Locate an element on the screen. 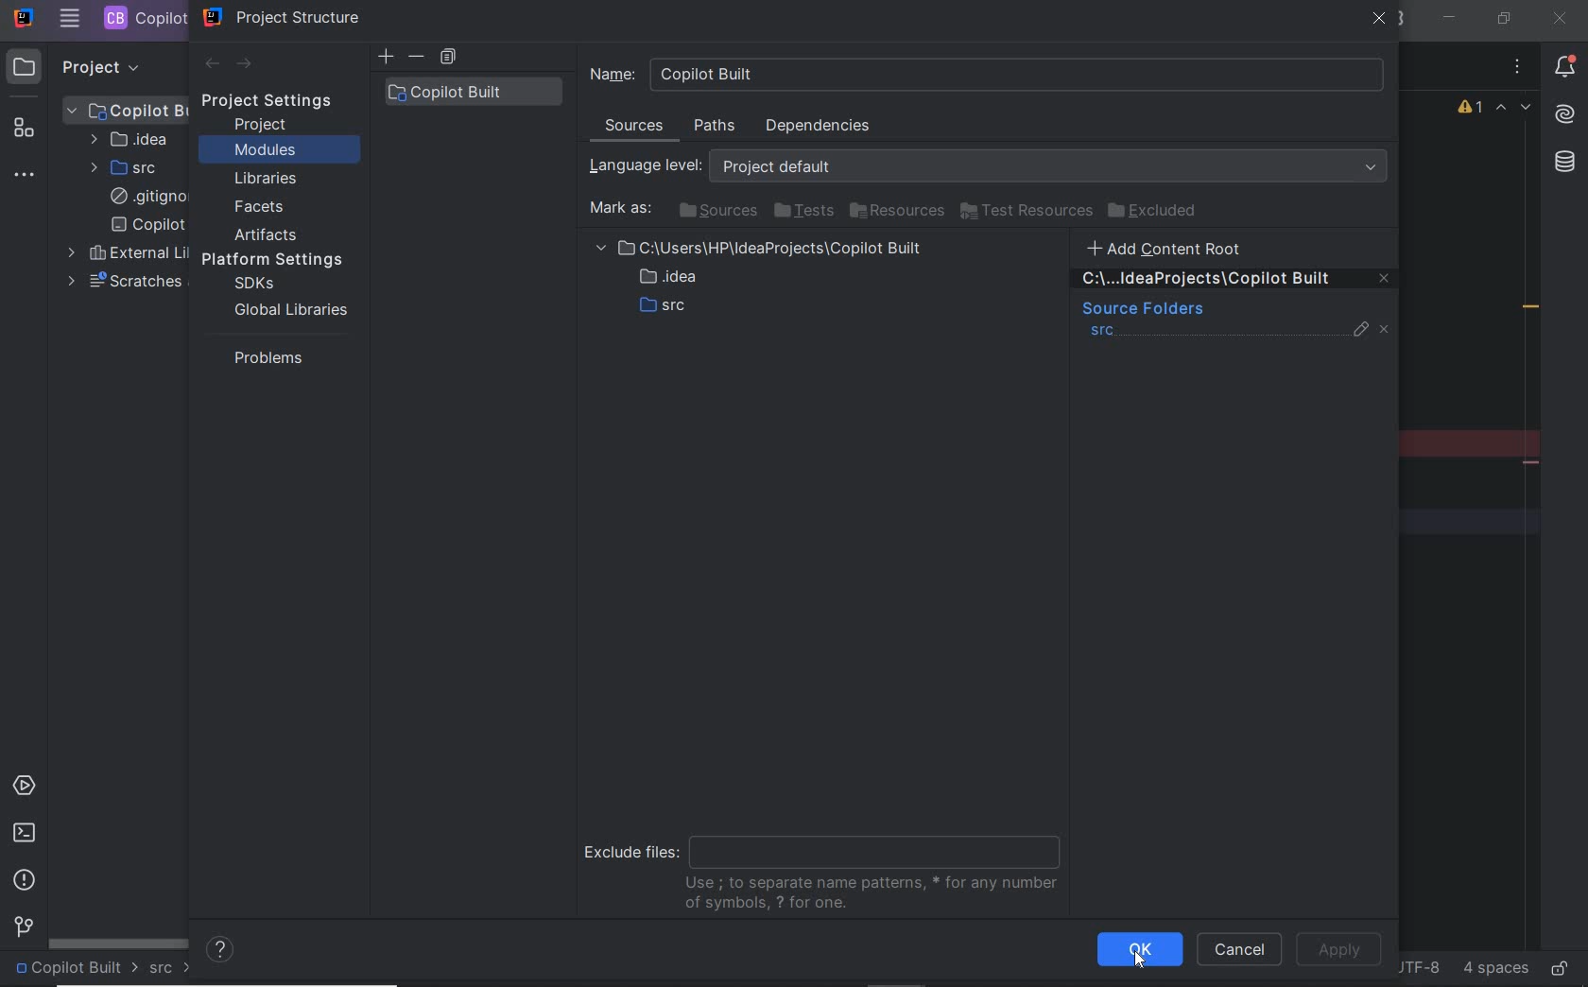 The width and height of the screenshot is (1588, 987). SYSTEM NAME is located at coordinates (22, 19).